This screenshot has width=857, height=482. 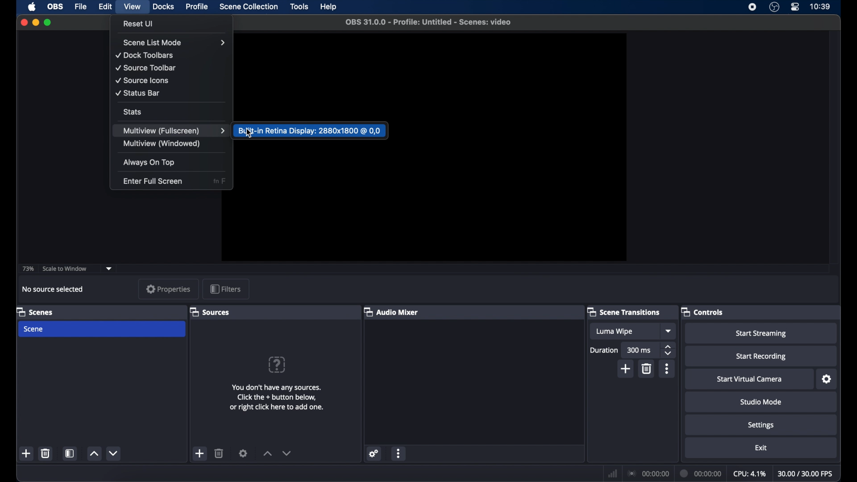 What do you see at coordinates (762, 402) in the screenshot?
I see `studio mode` at bounding box center [762, 402].